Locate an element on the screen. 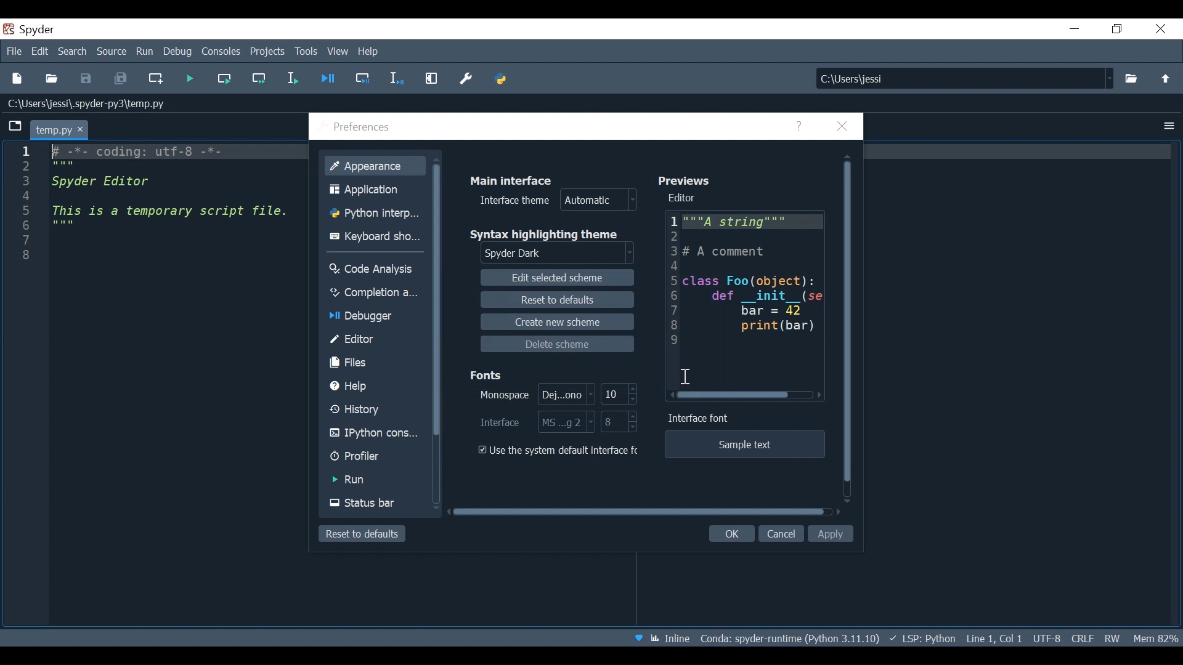 The width and height of the screenshot is (1183, 665). Cancel is located at coordinates (781, 532).